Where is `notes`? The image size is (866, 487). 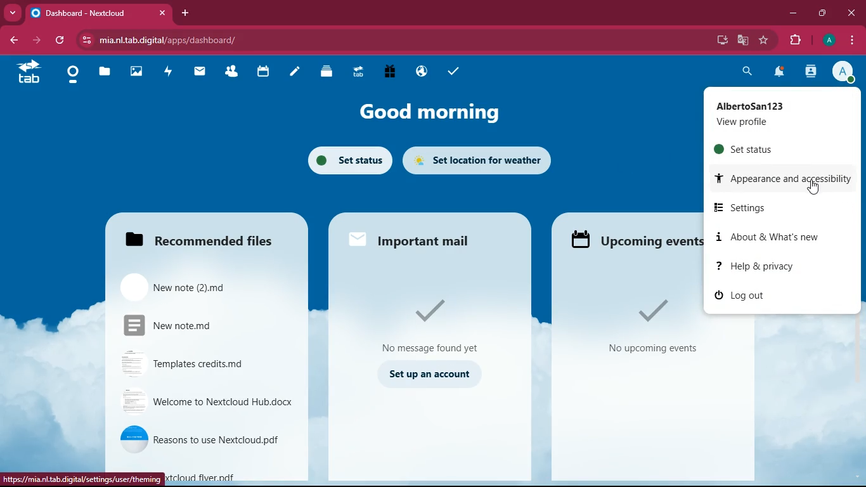 notes is located at coordinates (292, 73).